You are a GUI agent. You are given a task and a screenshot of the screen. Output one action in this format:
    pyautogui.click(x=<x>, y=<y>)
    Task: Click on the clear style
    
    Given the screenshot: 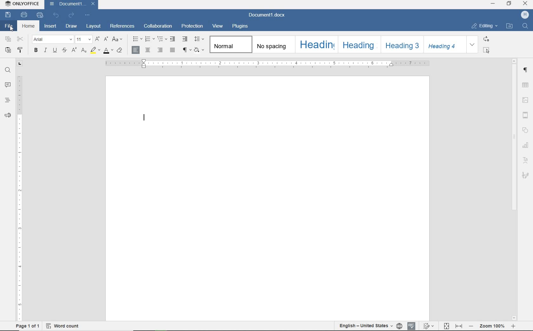 What is the action you would take?
    pyautogui.click(x=120, y=50)
    